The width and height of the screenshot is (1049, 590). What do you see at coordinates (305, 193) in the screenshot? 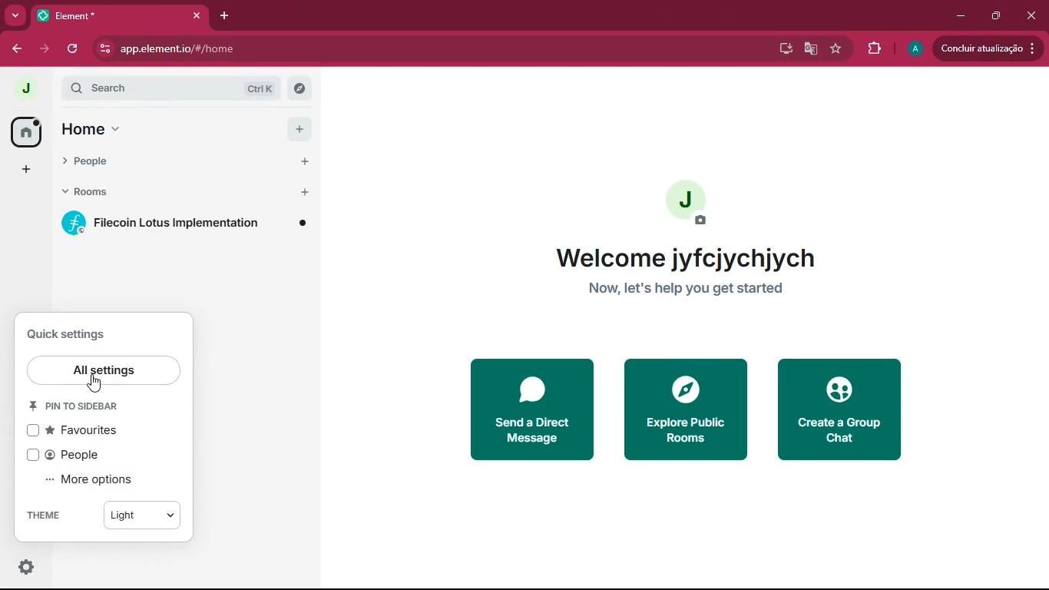
I see `Add` at bounding box center [305, 193].